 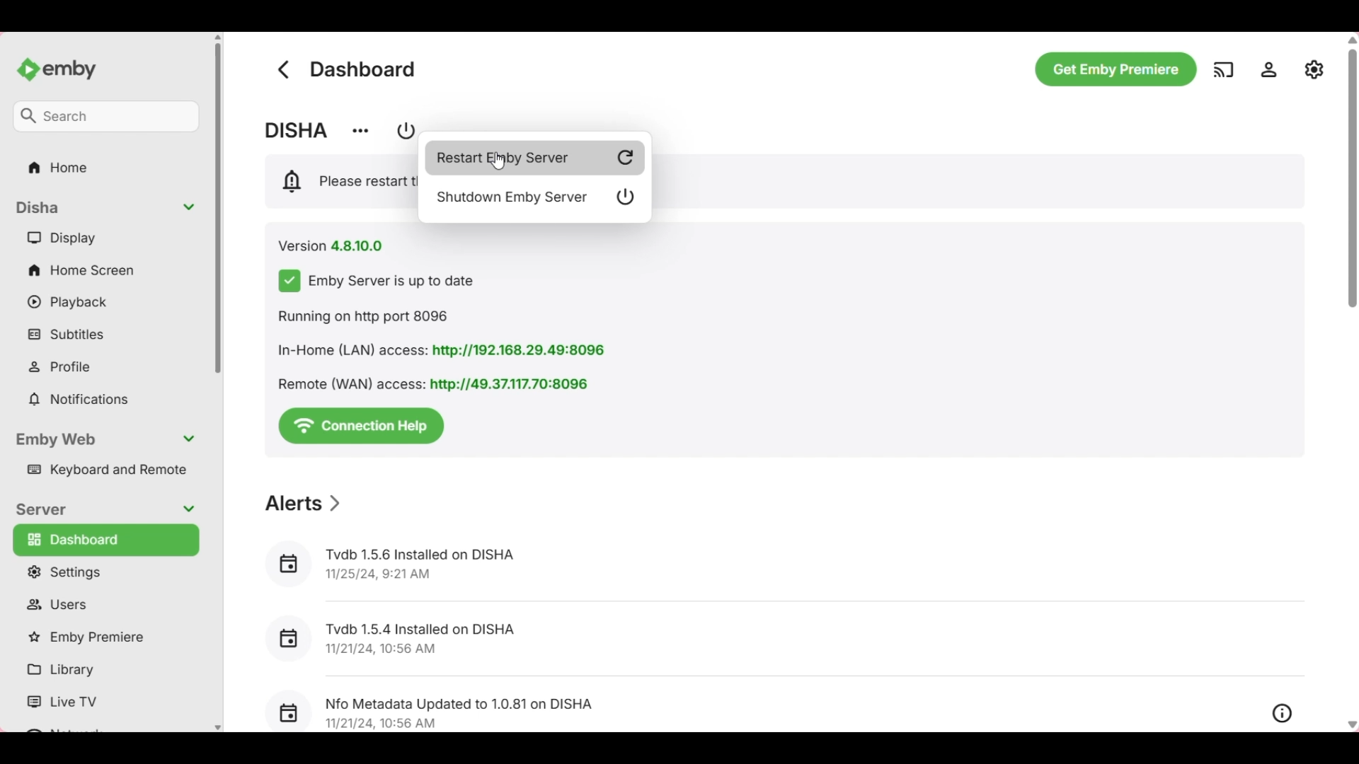 What do you see at coordinates (217, 37) in the screenshot?
I see `Quick slide to top of left panel` at bounding box center [217, 37].